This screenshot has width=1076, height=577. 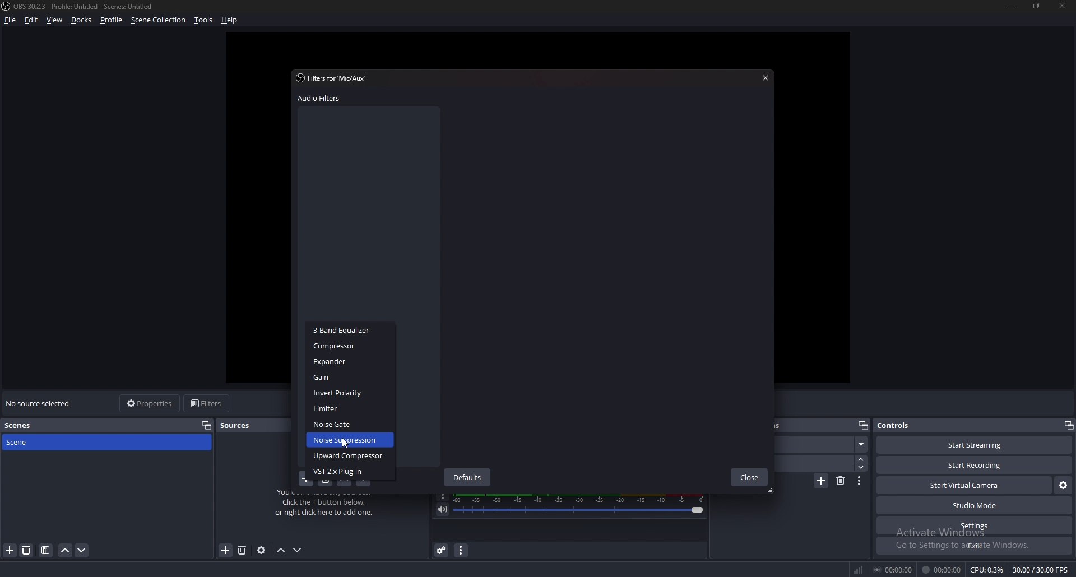 What do you see at coordinates (975, 505) in the screenshot?
I see `studio mode` at bounding box center [975, 505].